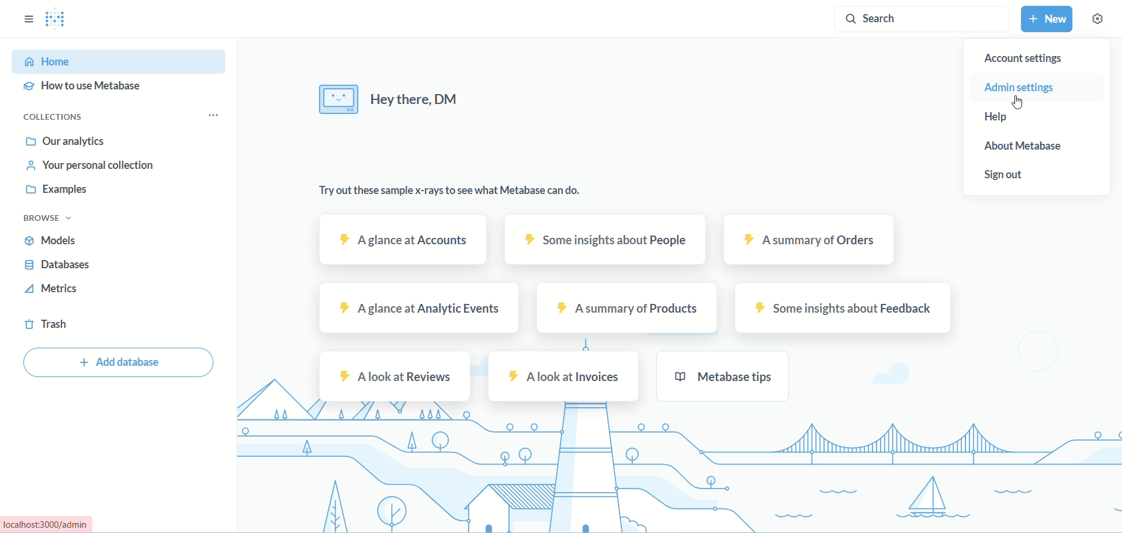 The height and width of the screenshot is (533, 1122). Describe the element at coordinates (1019, 103) in the screenshot. I see `cursor` at that location.